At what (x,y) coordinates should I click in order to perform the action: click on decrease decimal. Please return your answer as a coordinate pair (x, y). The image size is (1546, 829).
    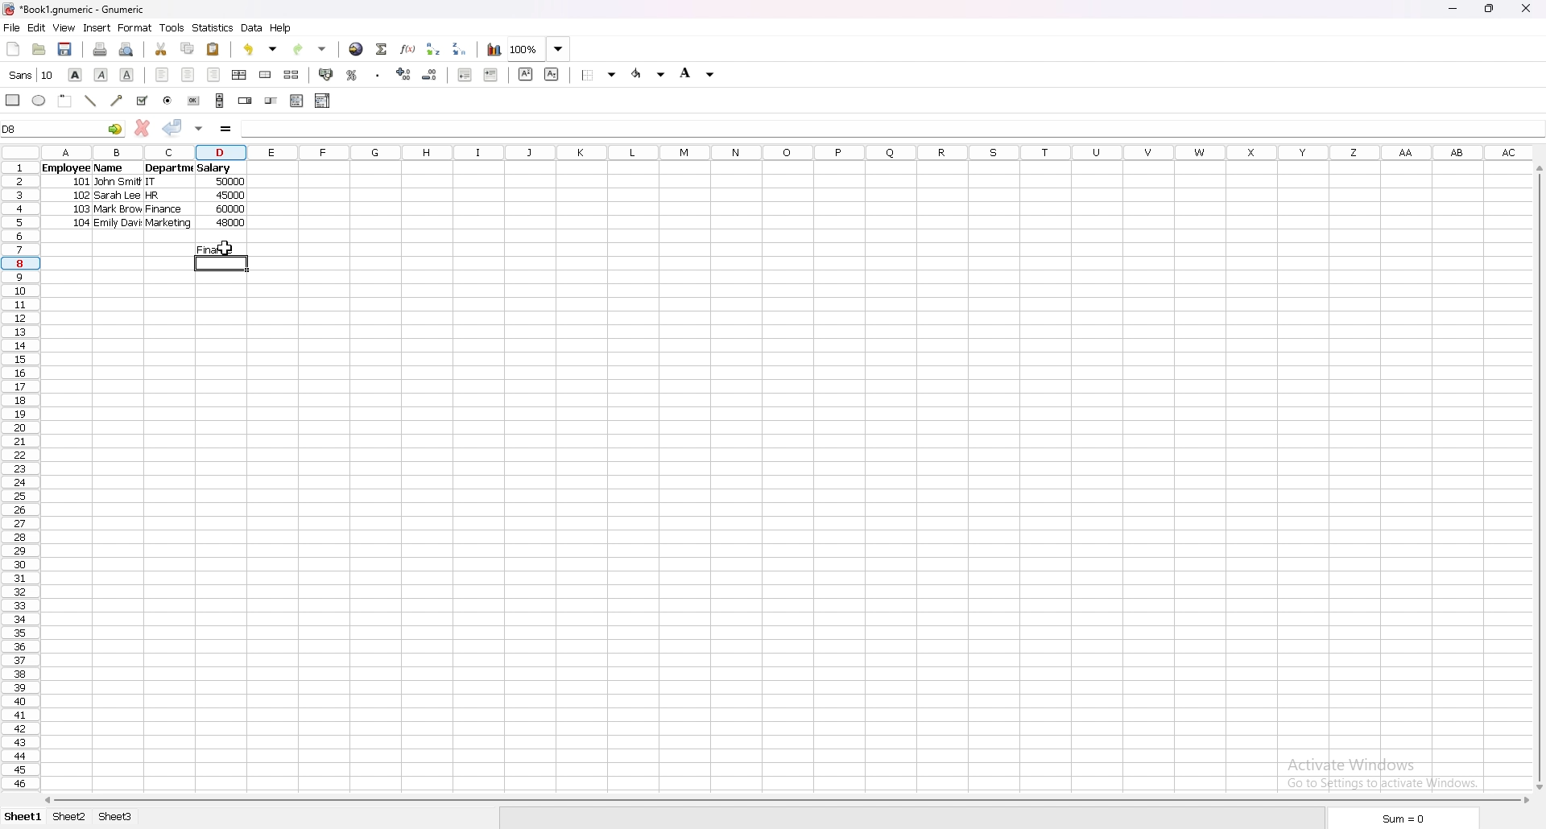
    Looking at the image, I should click on (430, 75).